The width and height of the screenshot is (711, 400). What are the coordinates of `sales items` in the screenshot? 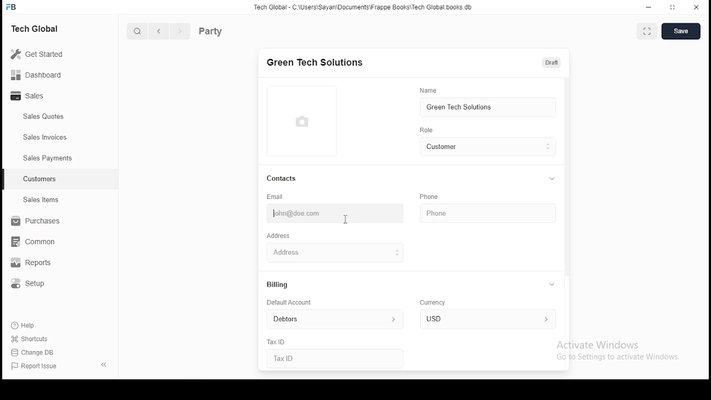 It's located at (40, 200).